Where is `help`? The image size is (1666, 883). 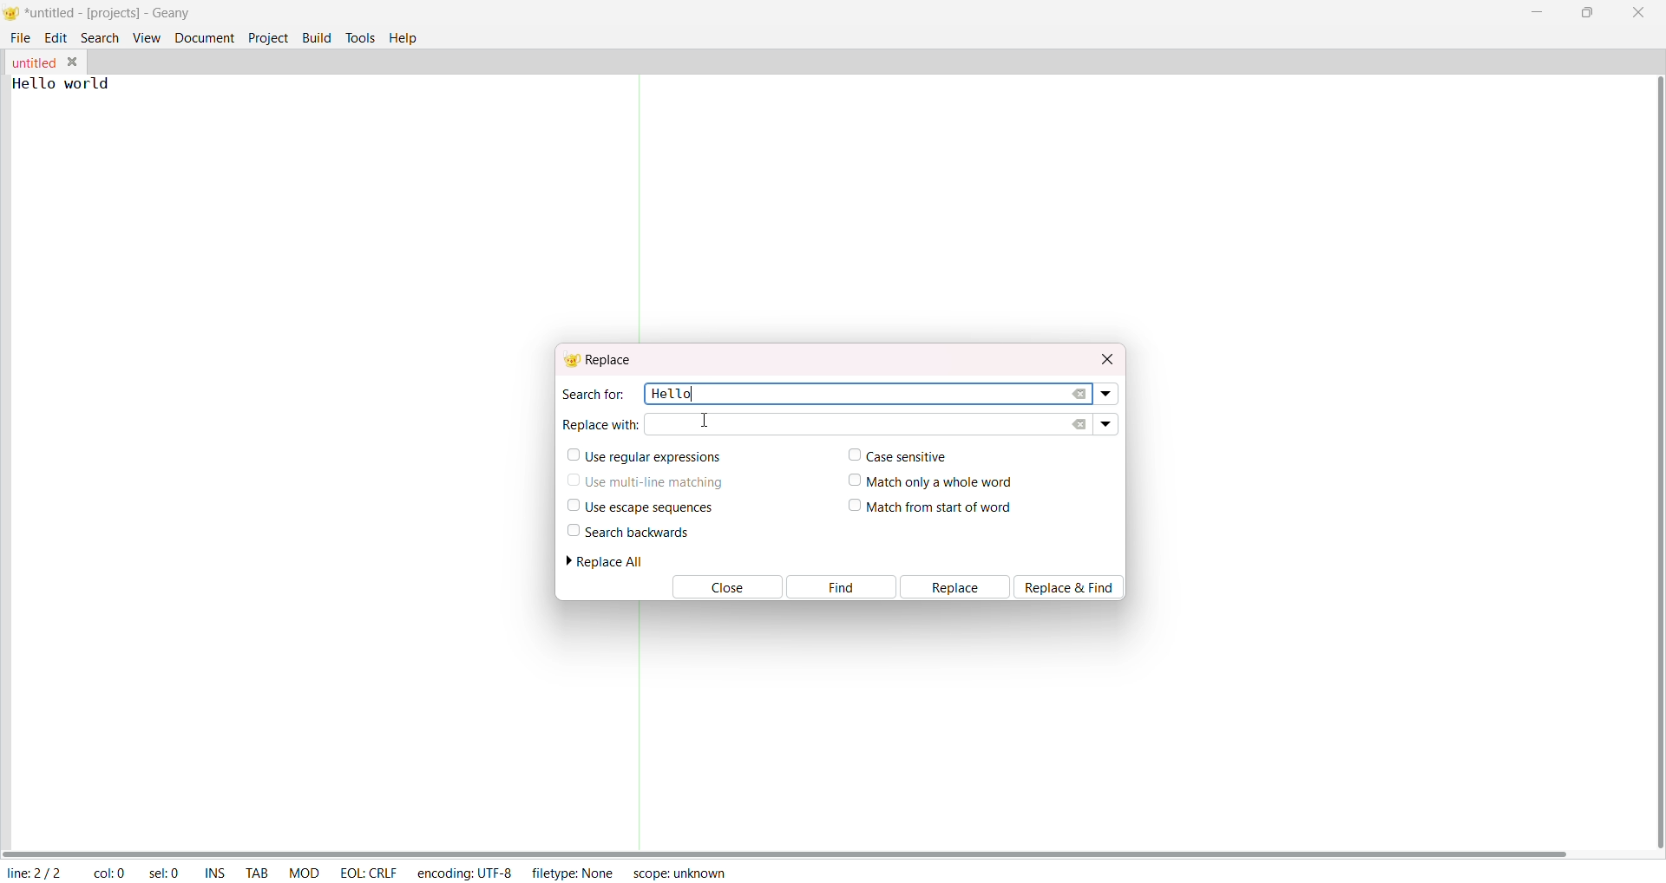
help is located at coordinates (408, 36).